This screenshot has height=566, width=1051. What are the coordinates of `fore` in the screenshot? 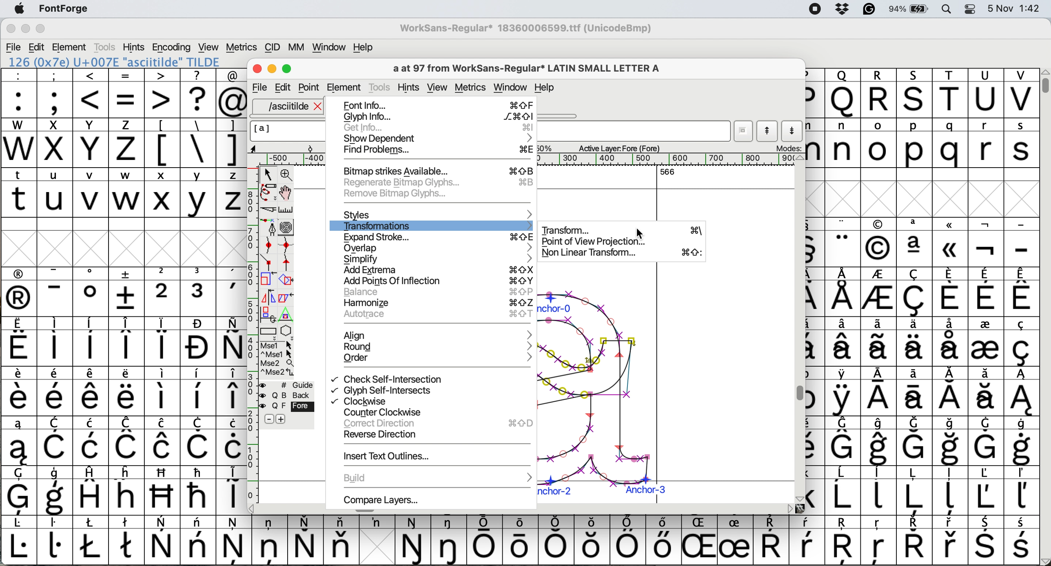 It's located at (287, 407).